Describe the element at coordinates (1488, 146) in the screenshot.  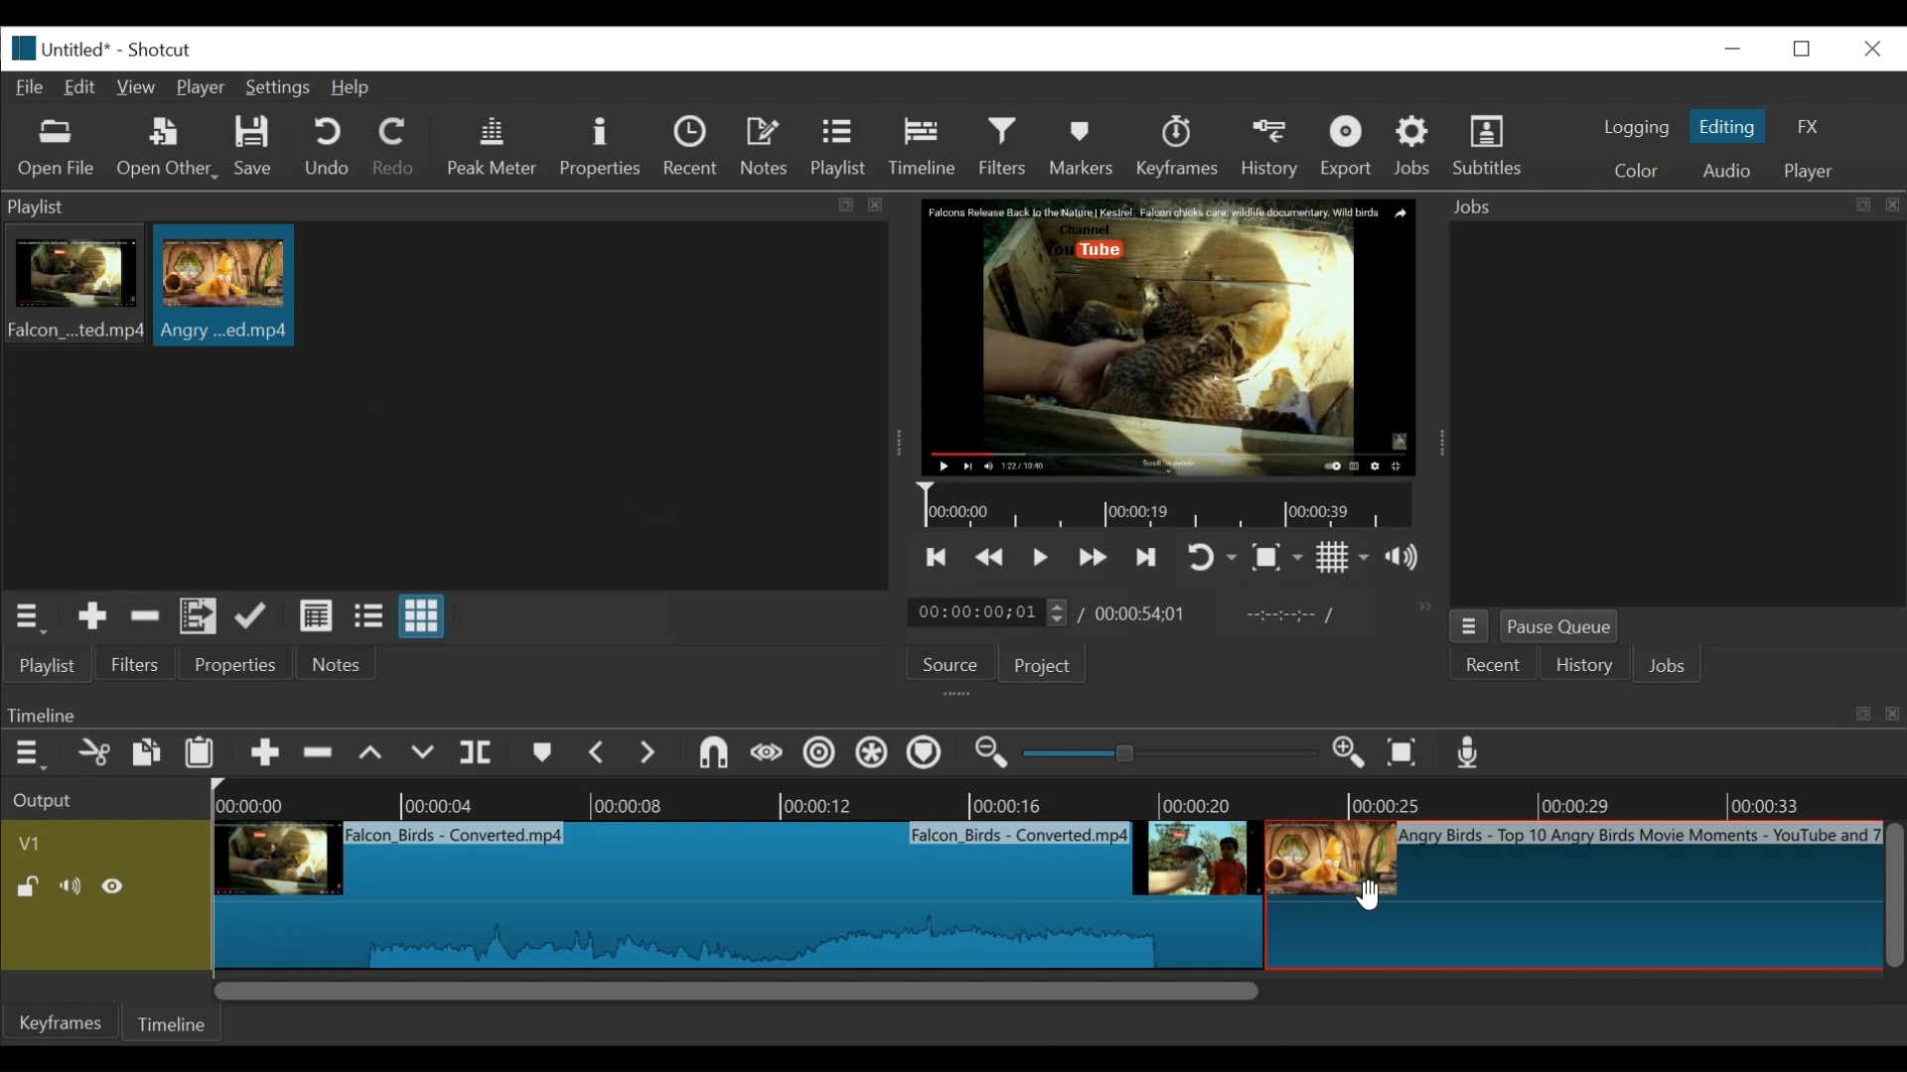
I see `Subtitles` at that location.